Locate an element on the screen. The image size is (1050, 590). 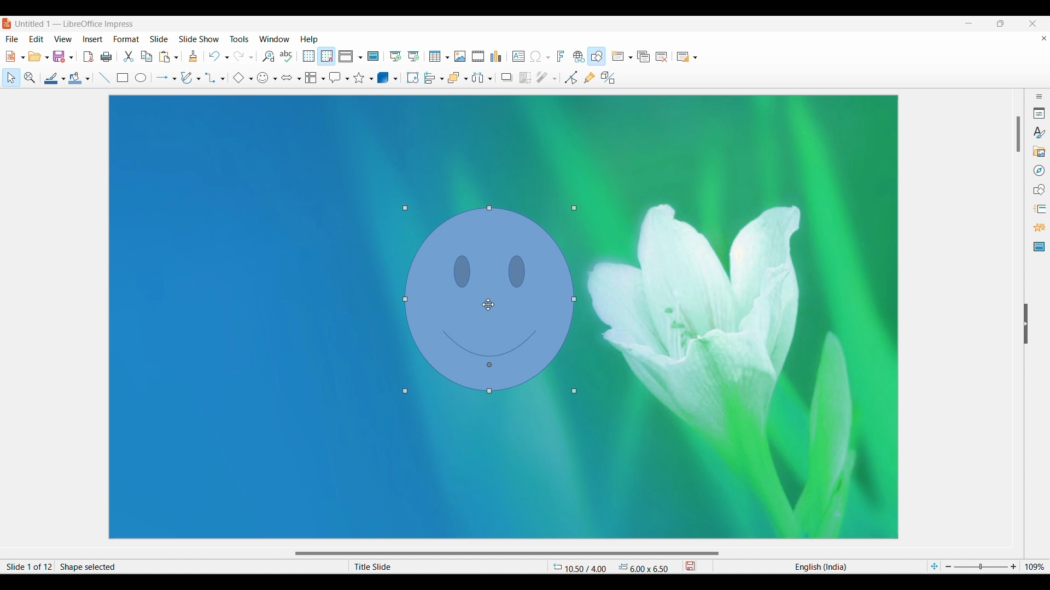
Export directly as PDF is located at coordinates (88, 56).